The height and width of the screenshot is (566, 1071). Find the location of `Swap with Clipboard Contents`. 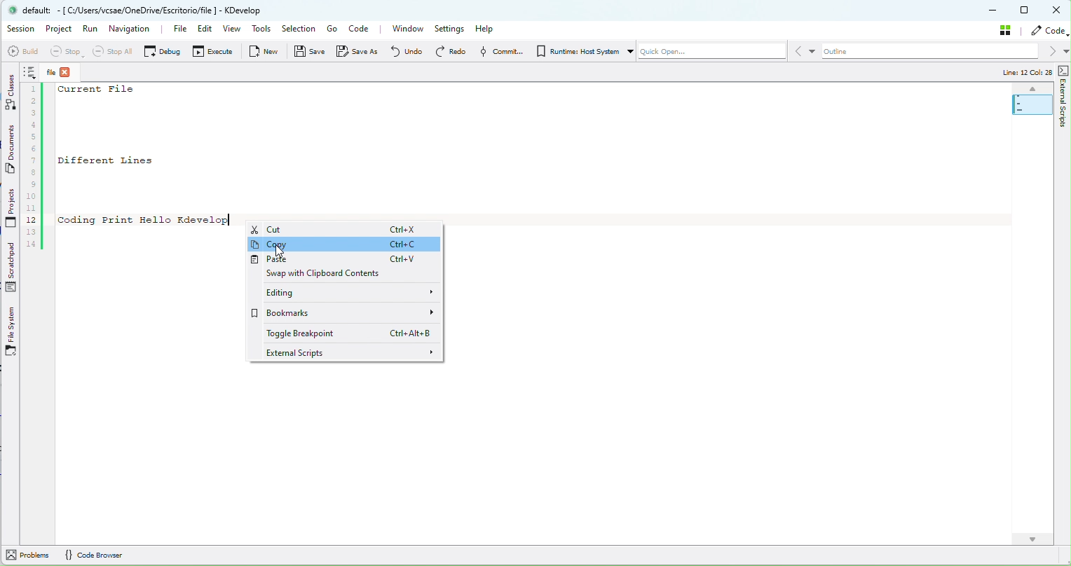

Swap with Clipboard Contents is located at coordinates (345, 274).